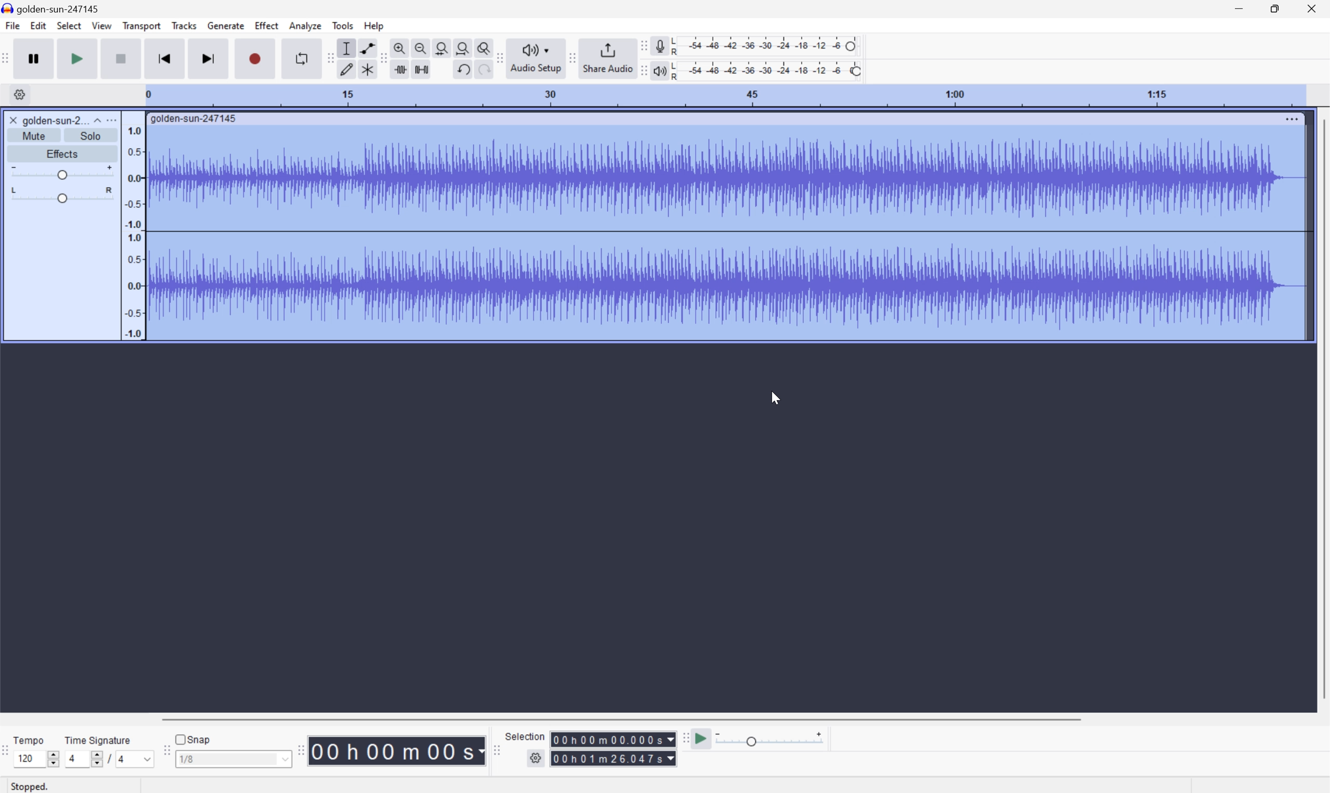 Image resolution: width=1330 pixels, height=793 pixels. Describe the element at coordinates (185, 25) in the screenshot. I see `Tracks` at that location.